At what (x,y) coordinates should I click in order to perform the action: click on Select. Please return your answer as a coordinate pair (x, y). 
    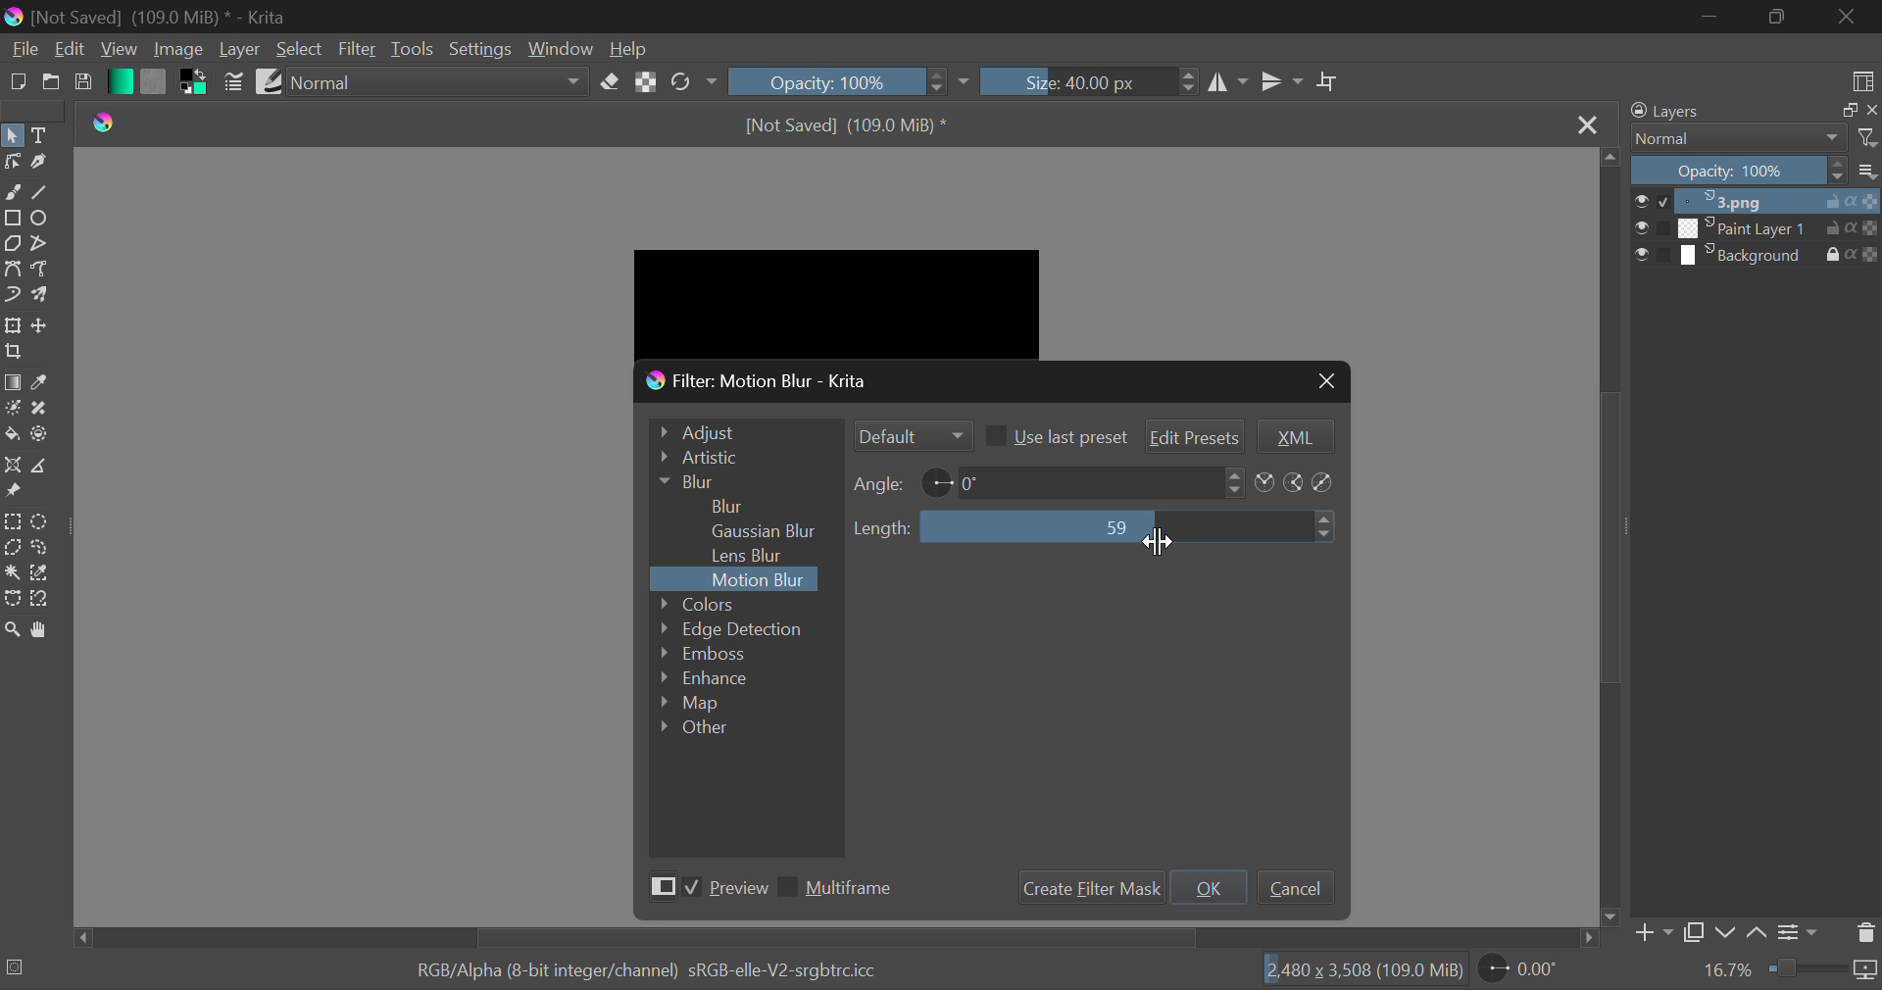
    Looking at the image, I should click on (300, 49).